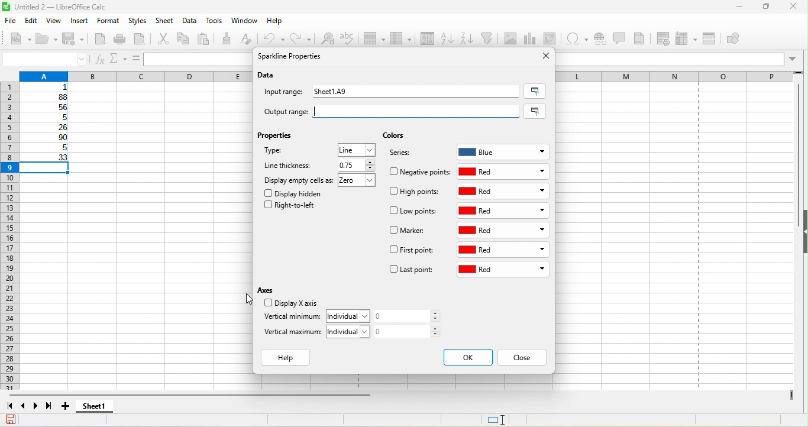  What do you see at coordinates (601, 40) in the screenshot?
I see `hyperlink` at bounding box center [601, 40].